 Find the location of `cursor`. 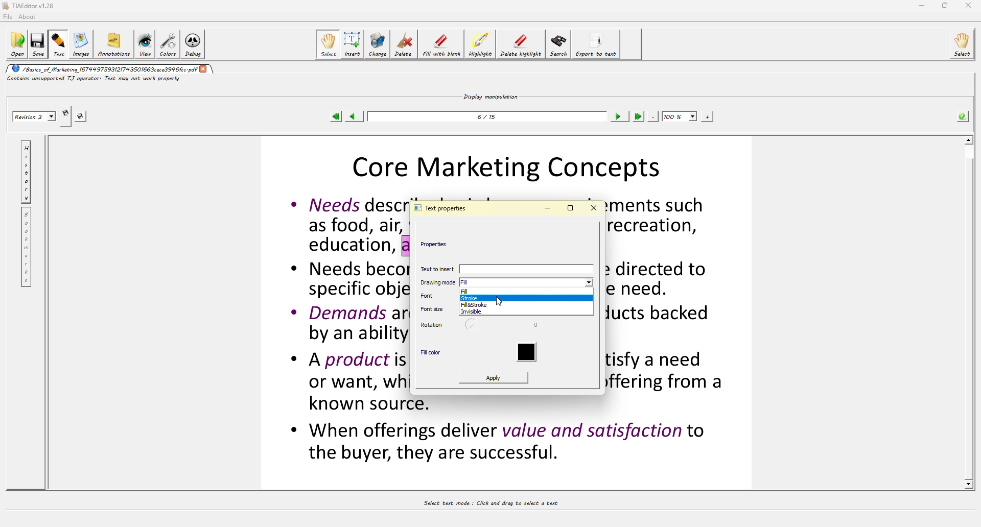

cursor is located at coordinates (498, 301).